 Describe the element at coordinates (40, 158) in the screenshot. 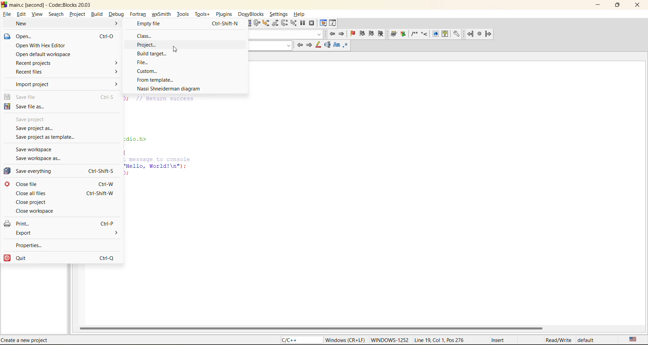

I see `save workspace as` at that location.